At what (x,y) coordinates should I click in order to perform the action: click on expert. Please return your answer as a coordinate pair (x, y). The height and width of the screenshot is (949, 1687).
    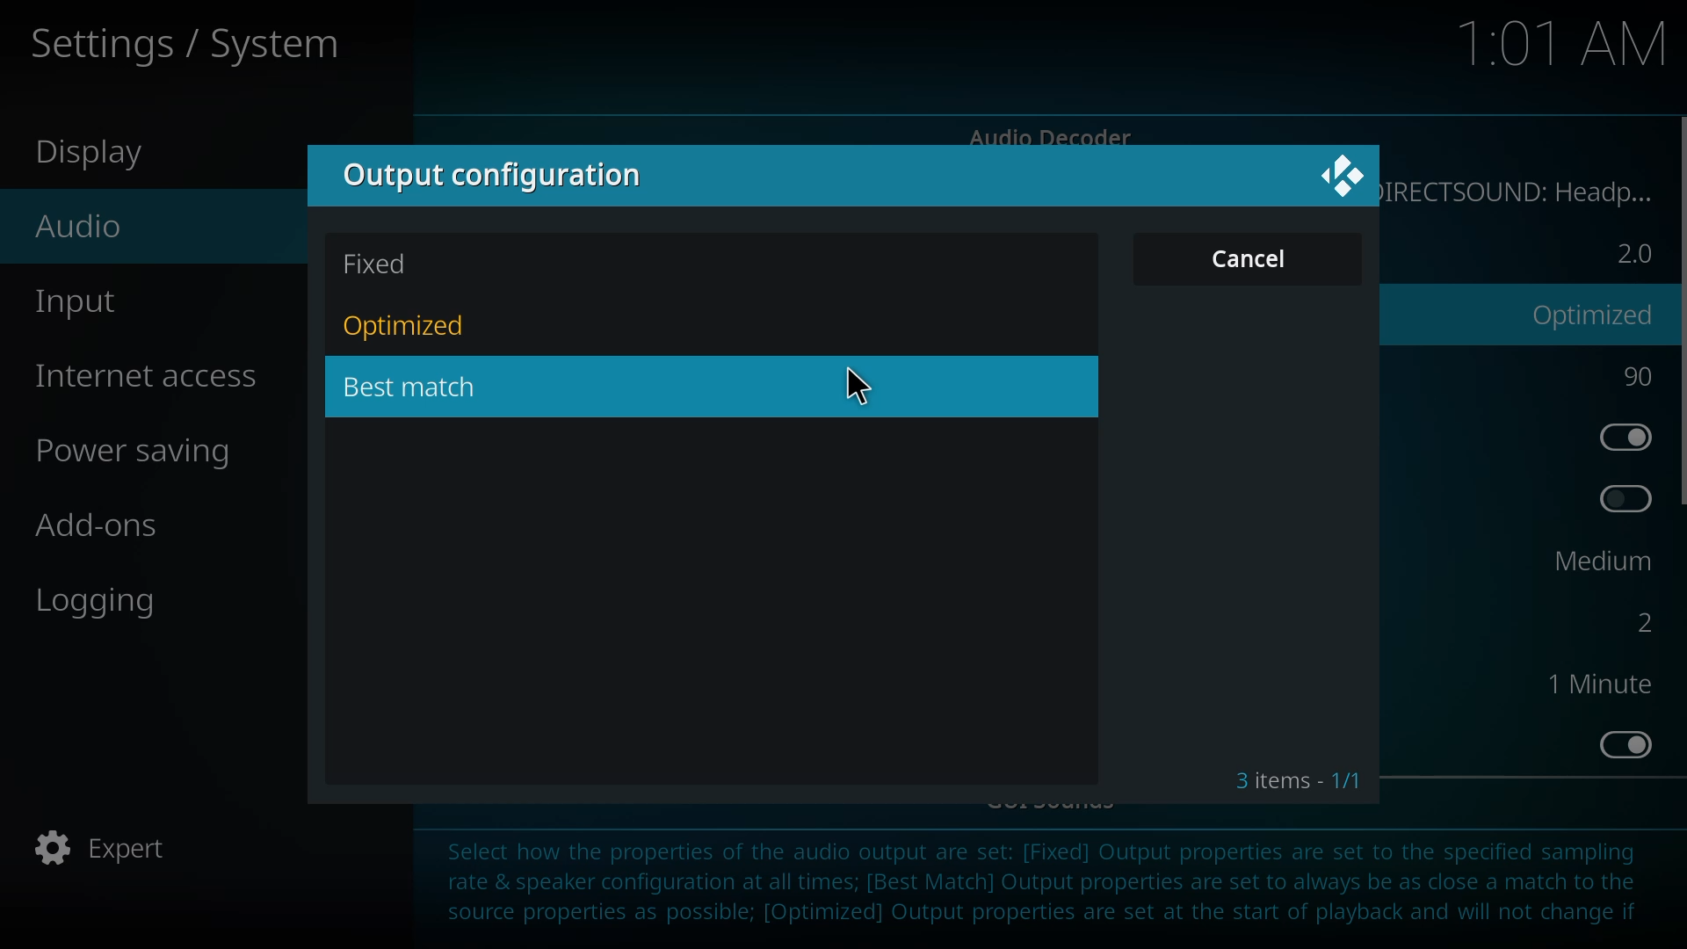
    Looking at the image, I should click on (105, 845).